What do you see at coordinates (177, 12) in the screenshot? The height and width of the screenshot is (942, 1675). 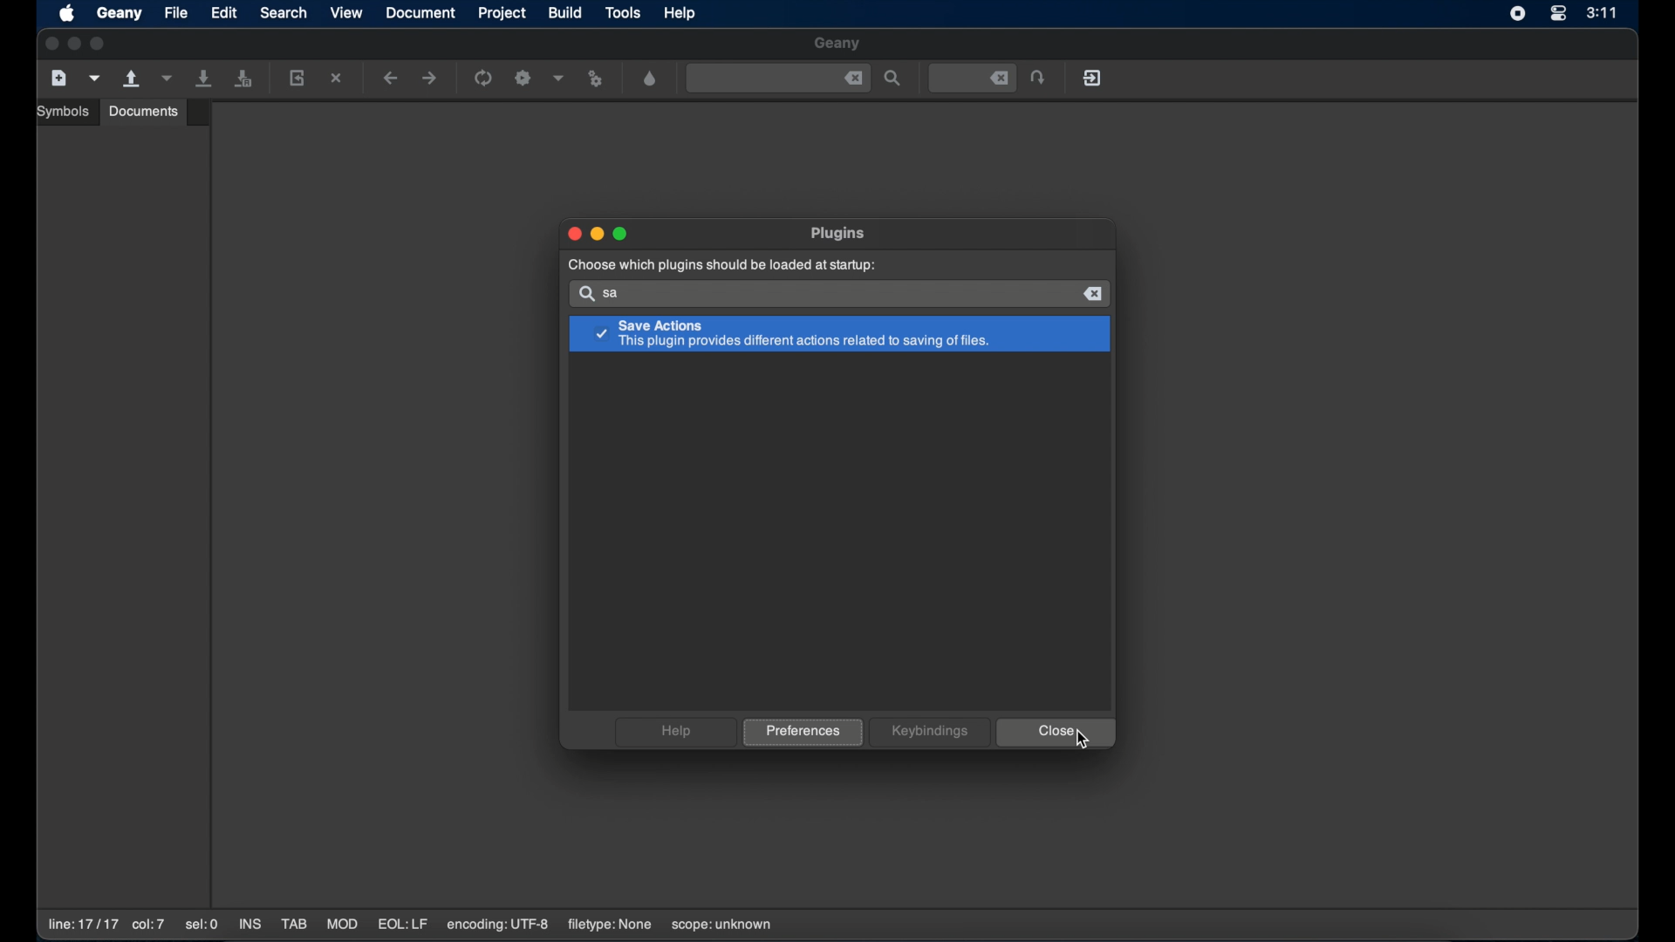 I see `file` at bounding box center [177, 12].